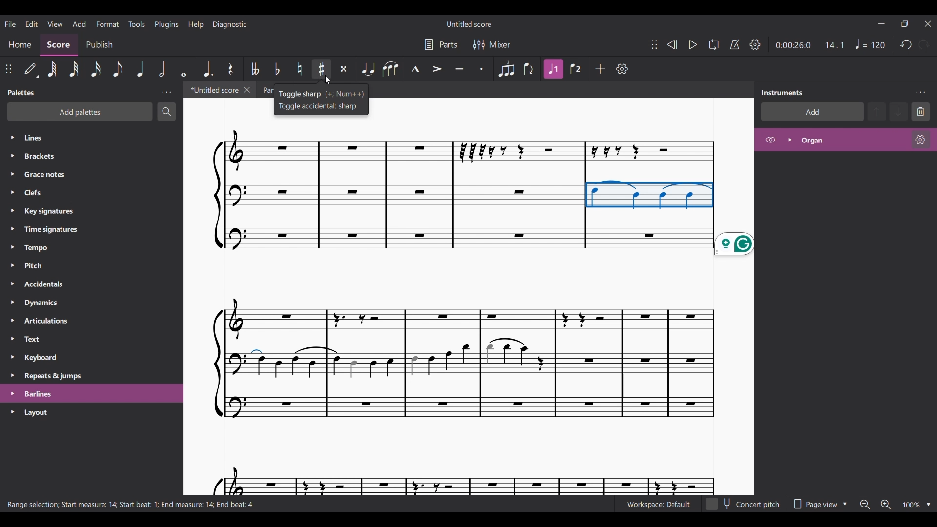 This screenshot has height=527, width=937. I want to click on Page view options, so click(817, 504).